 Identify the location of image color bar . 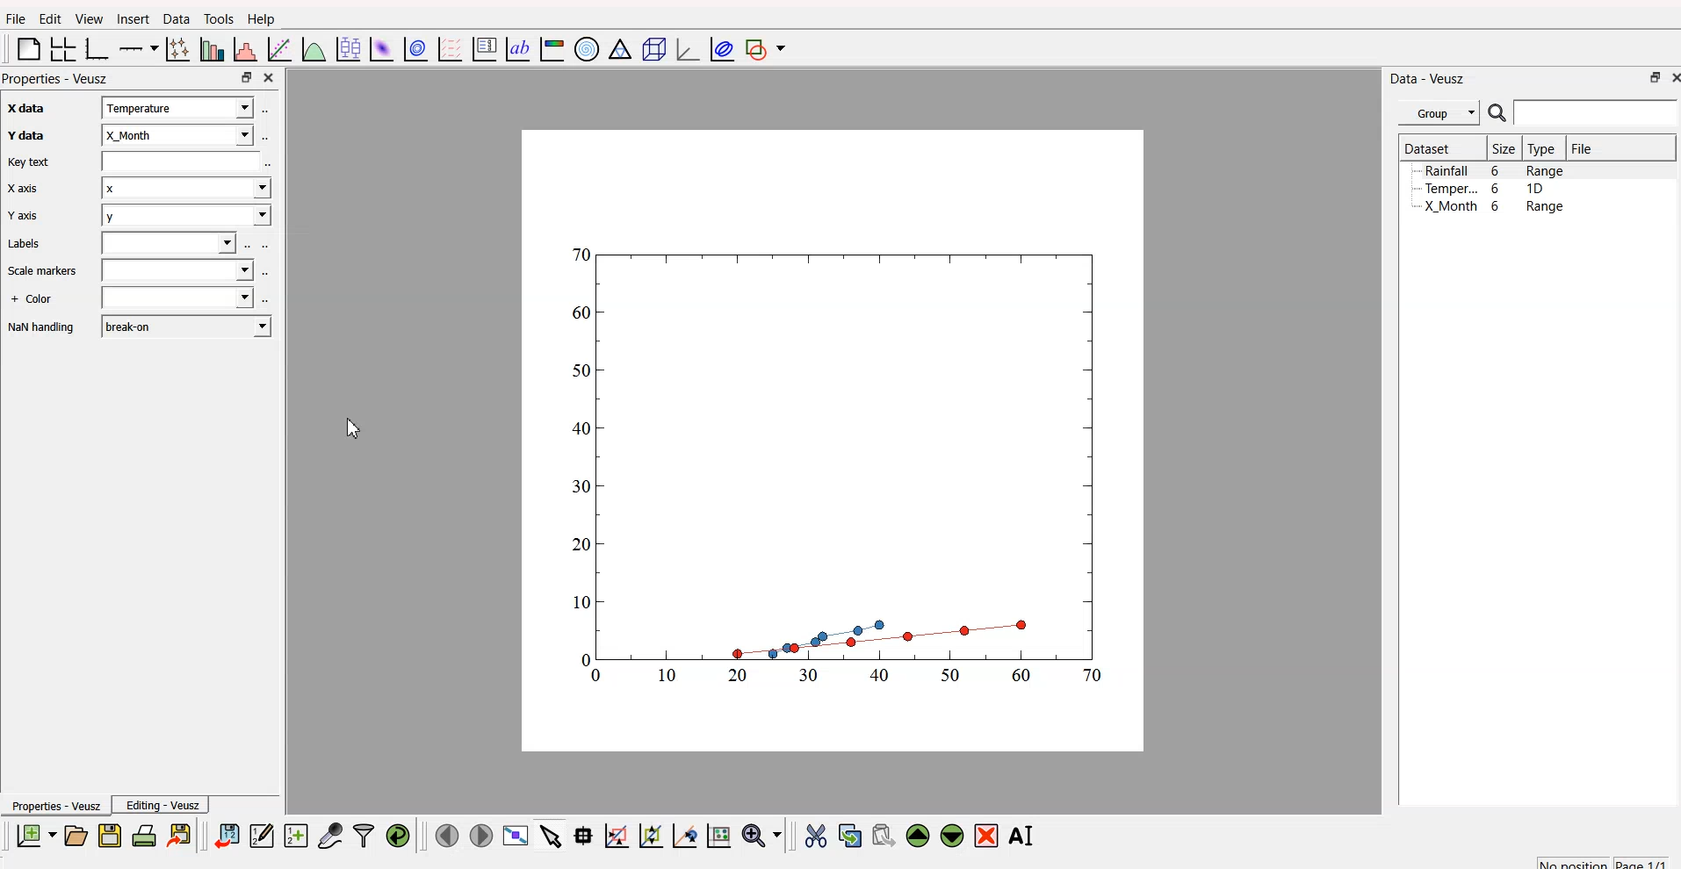
(552, 48).